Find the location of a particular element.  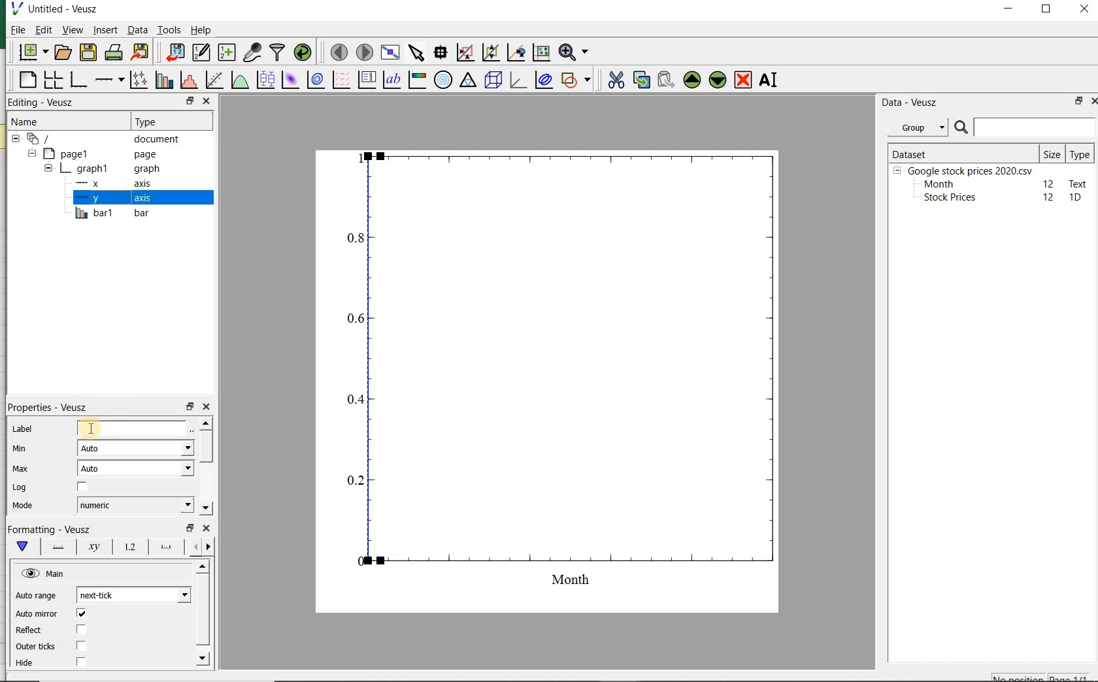

move the selected widget up is located at coordinates (692, 80).